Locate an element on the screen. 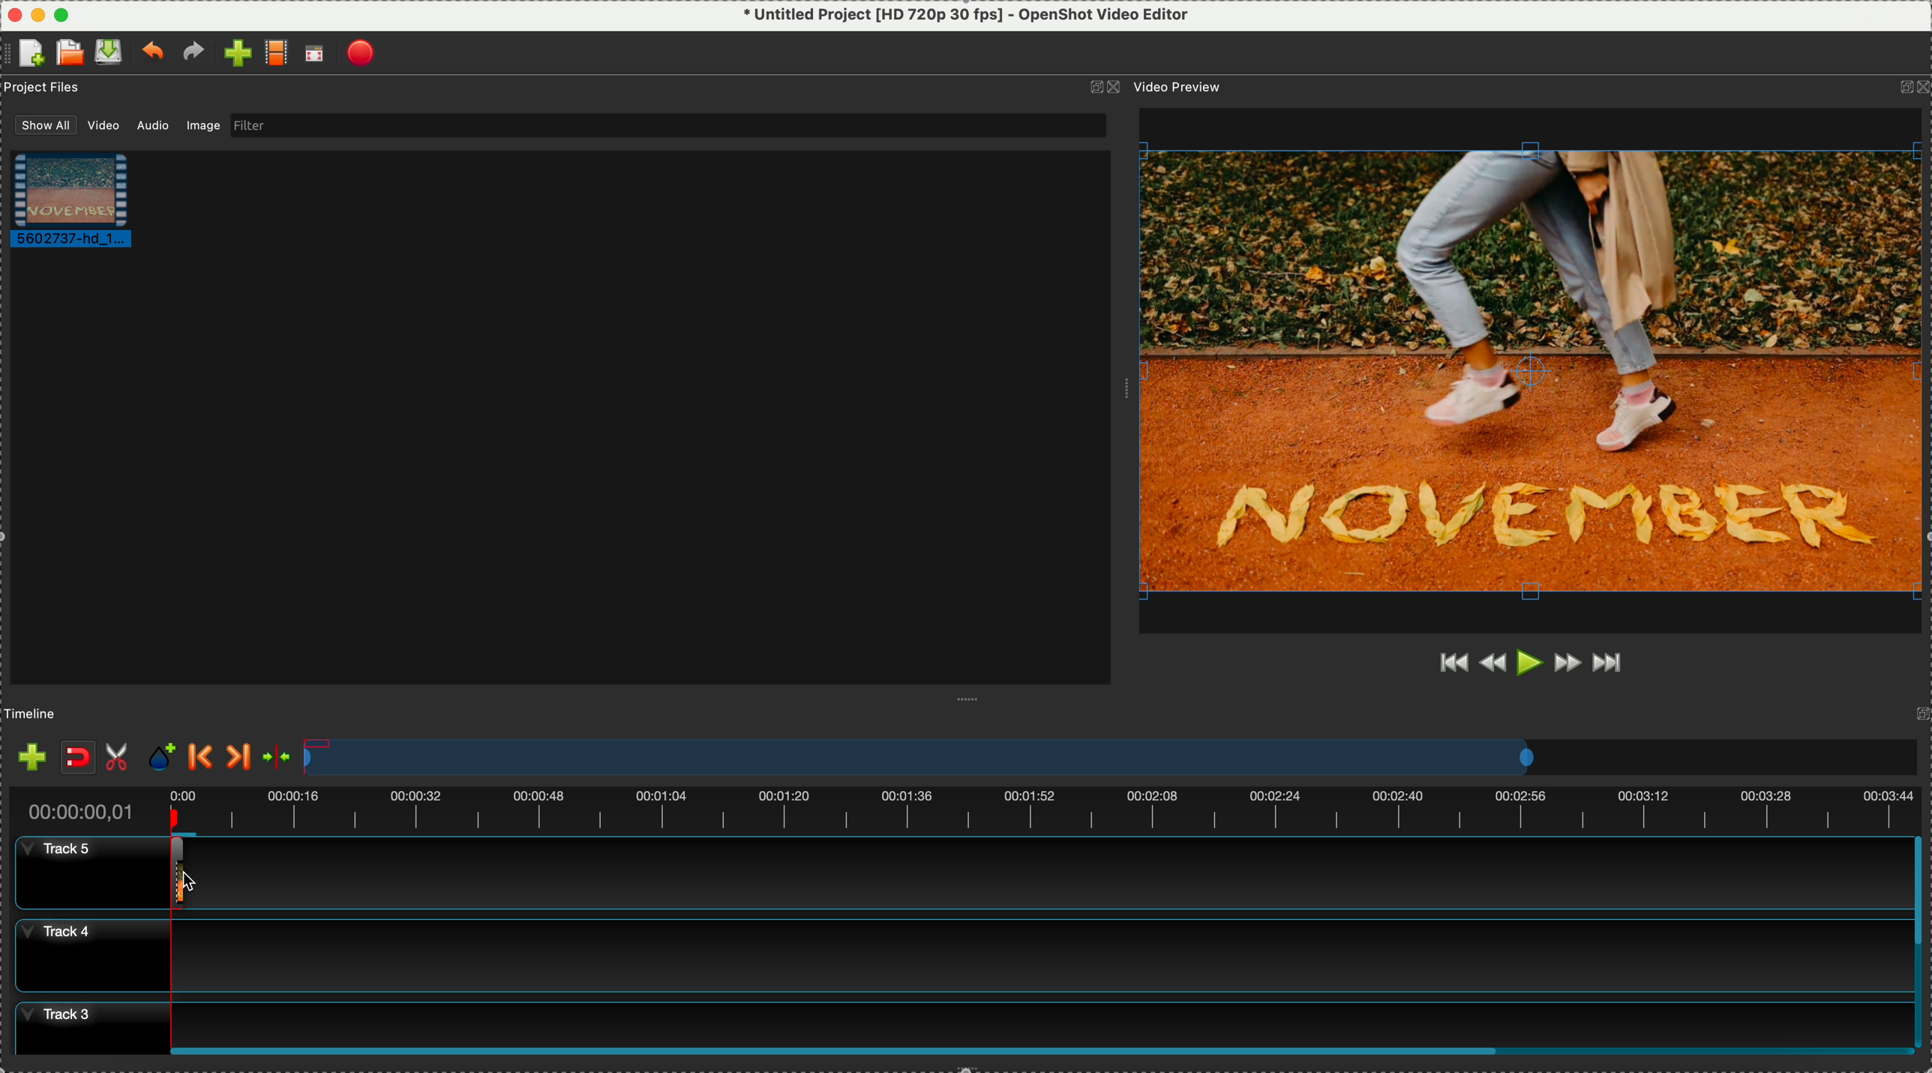  video preview is located at coordinates (1534, 370).